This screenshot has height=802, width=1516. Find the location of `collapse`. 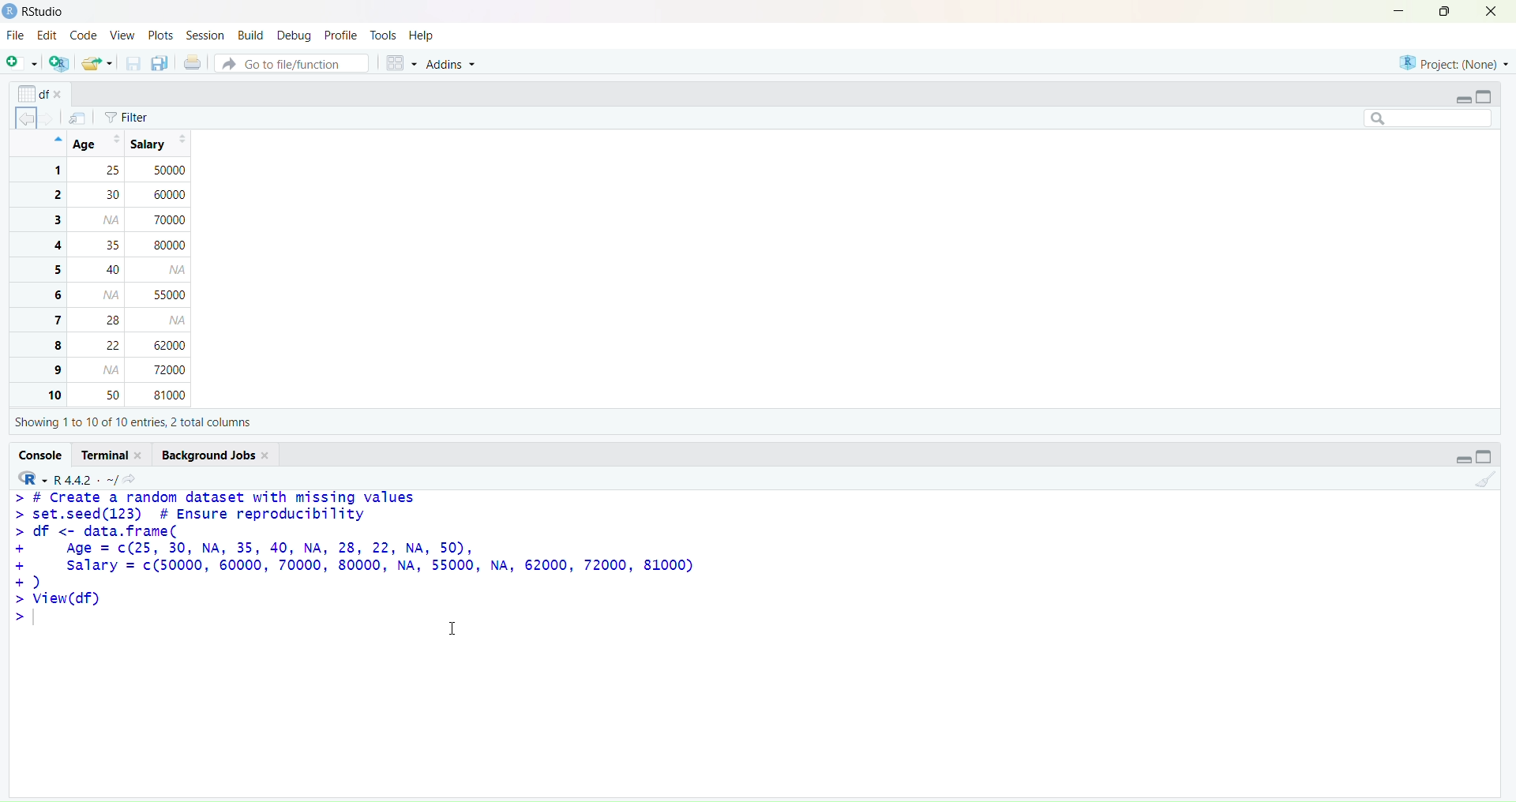

collapse is located at coordinates (1490, 459).